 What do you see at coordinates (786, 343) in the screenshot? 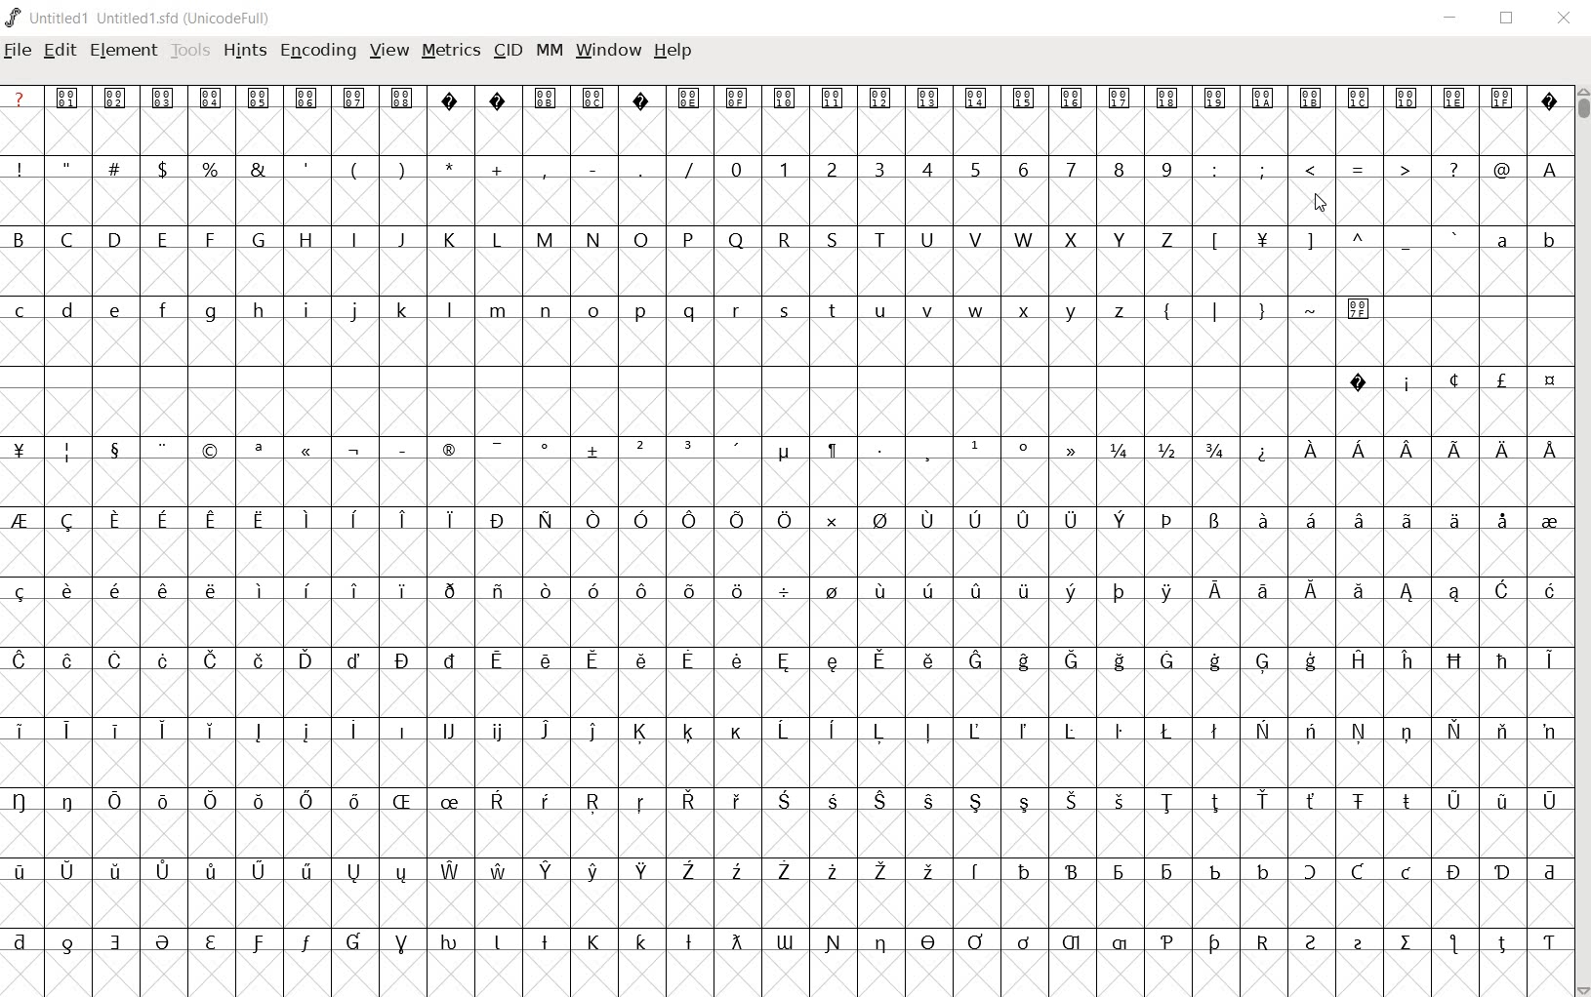
I see `empty cells` at bounding box center [786, 343].